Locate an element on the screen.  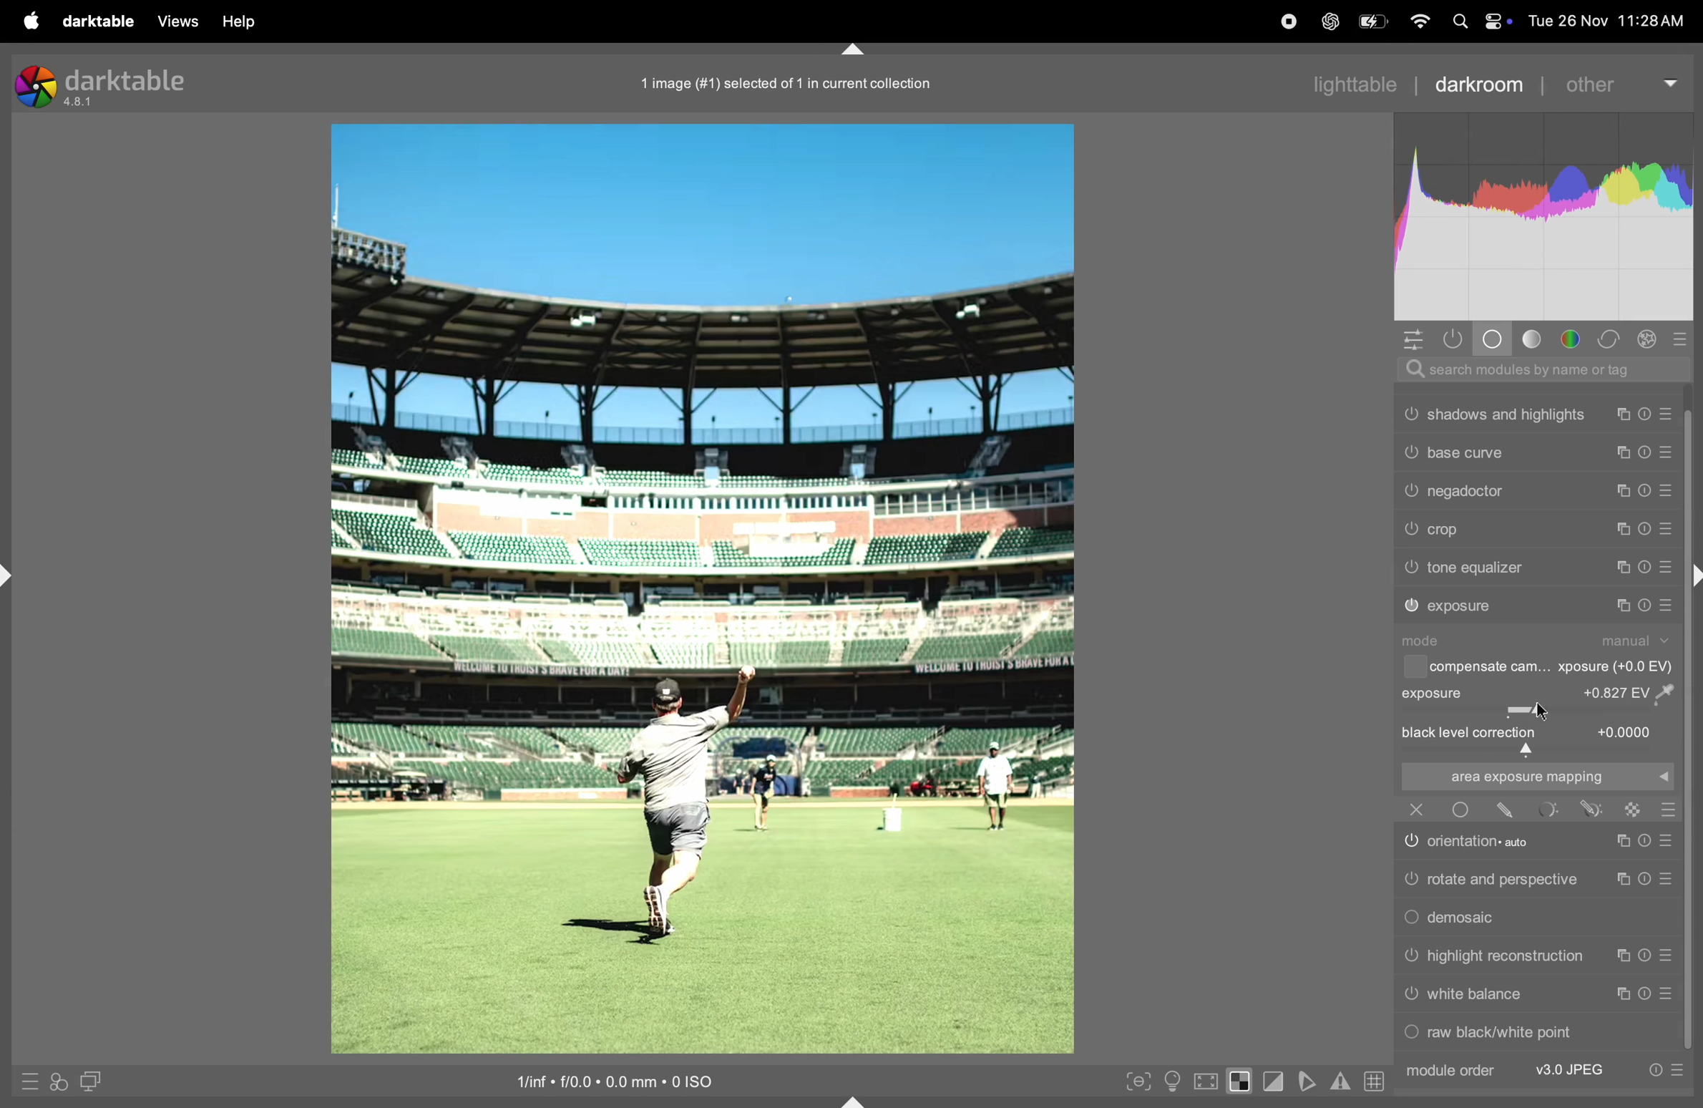
quick access panel is located at coordinates (1412, 339).